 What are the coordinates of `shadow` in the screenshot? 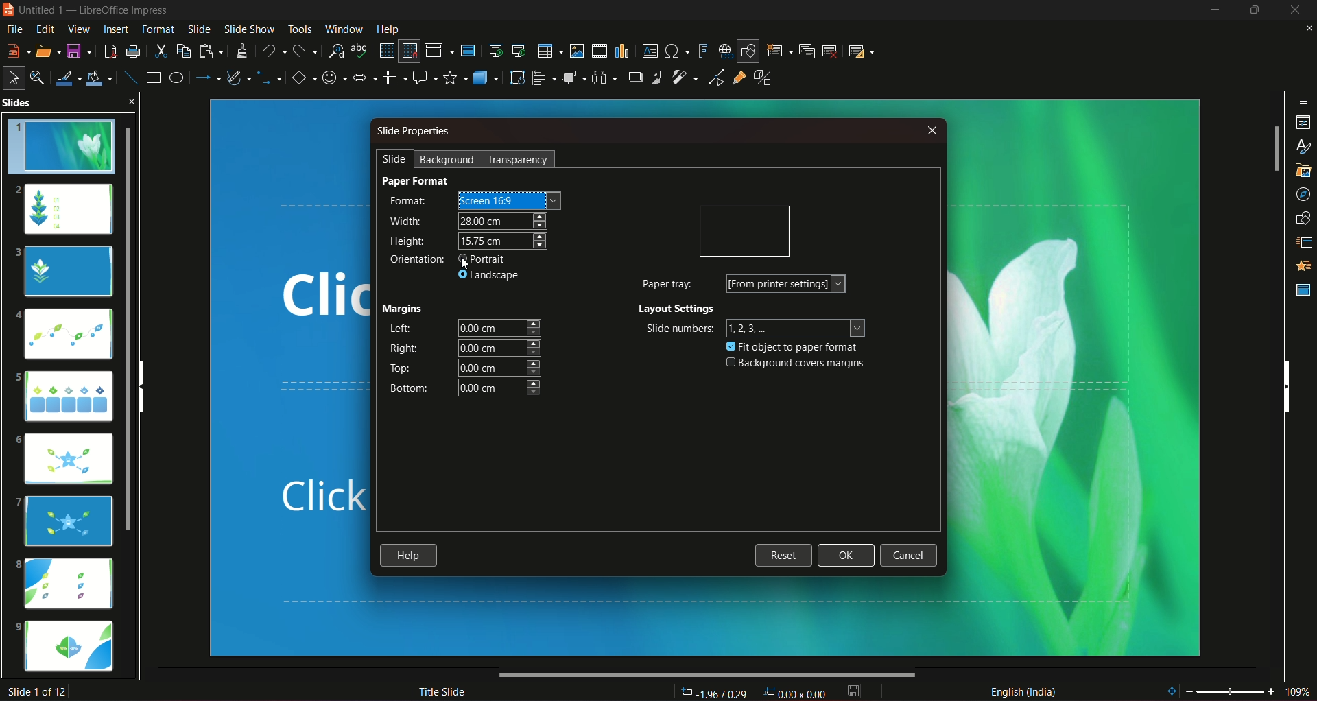 It's located at (635, 78).